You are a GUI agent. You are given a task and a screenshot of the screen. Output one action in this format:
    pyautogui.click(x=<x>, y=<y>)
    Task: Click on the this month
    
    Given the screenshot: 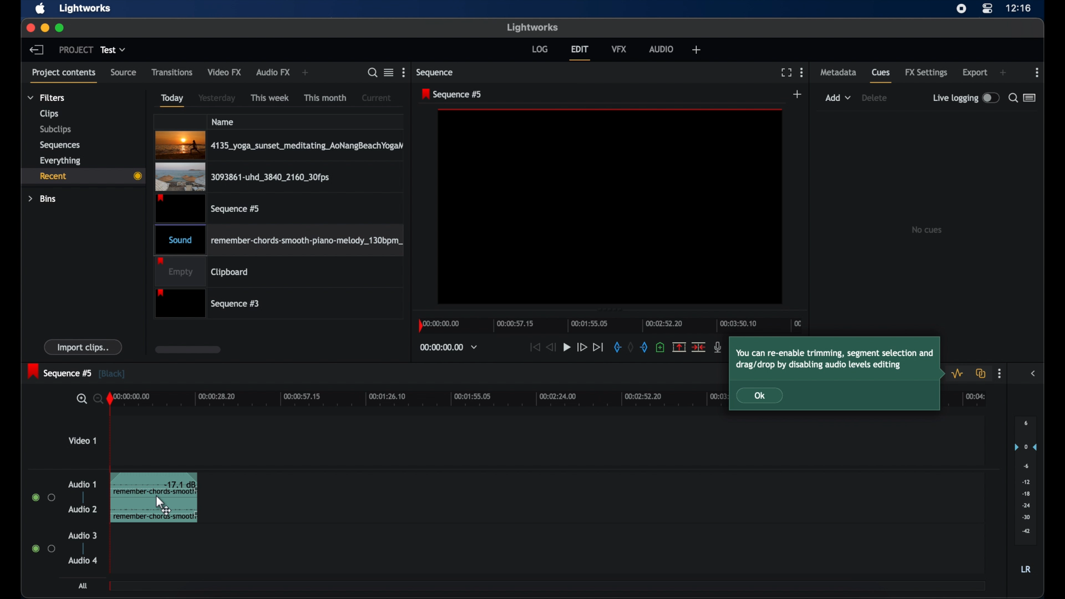 What is the action you would take?
    pyautogui.click(x=326, y=98)
    